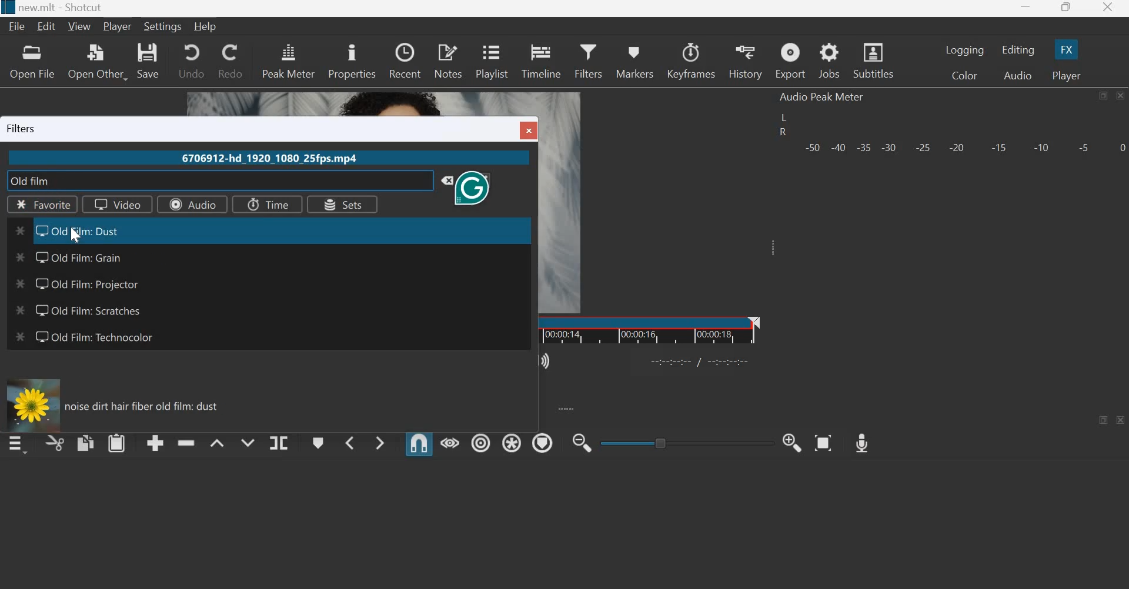 The width and height of the screenshot is (1129, 589). What do you see at coordinates (96, 61) in the screenshot?
I see `open other` at bounding box center [96, 61].